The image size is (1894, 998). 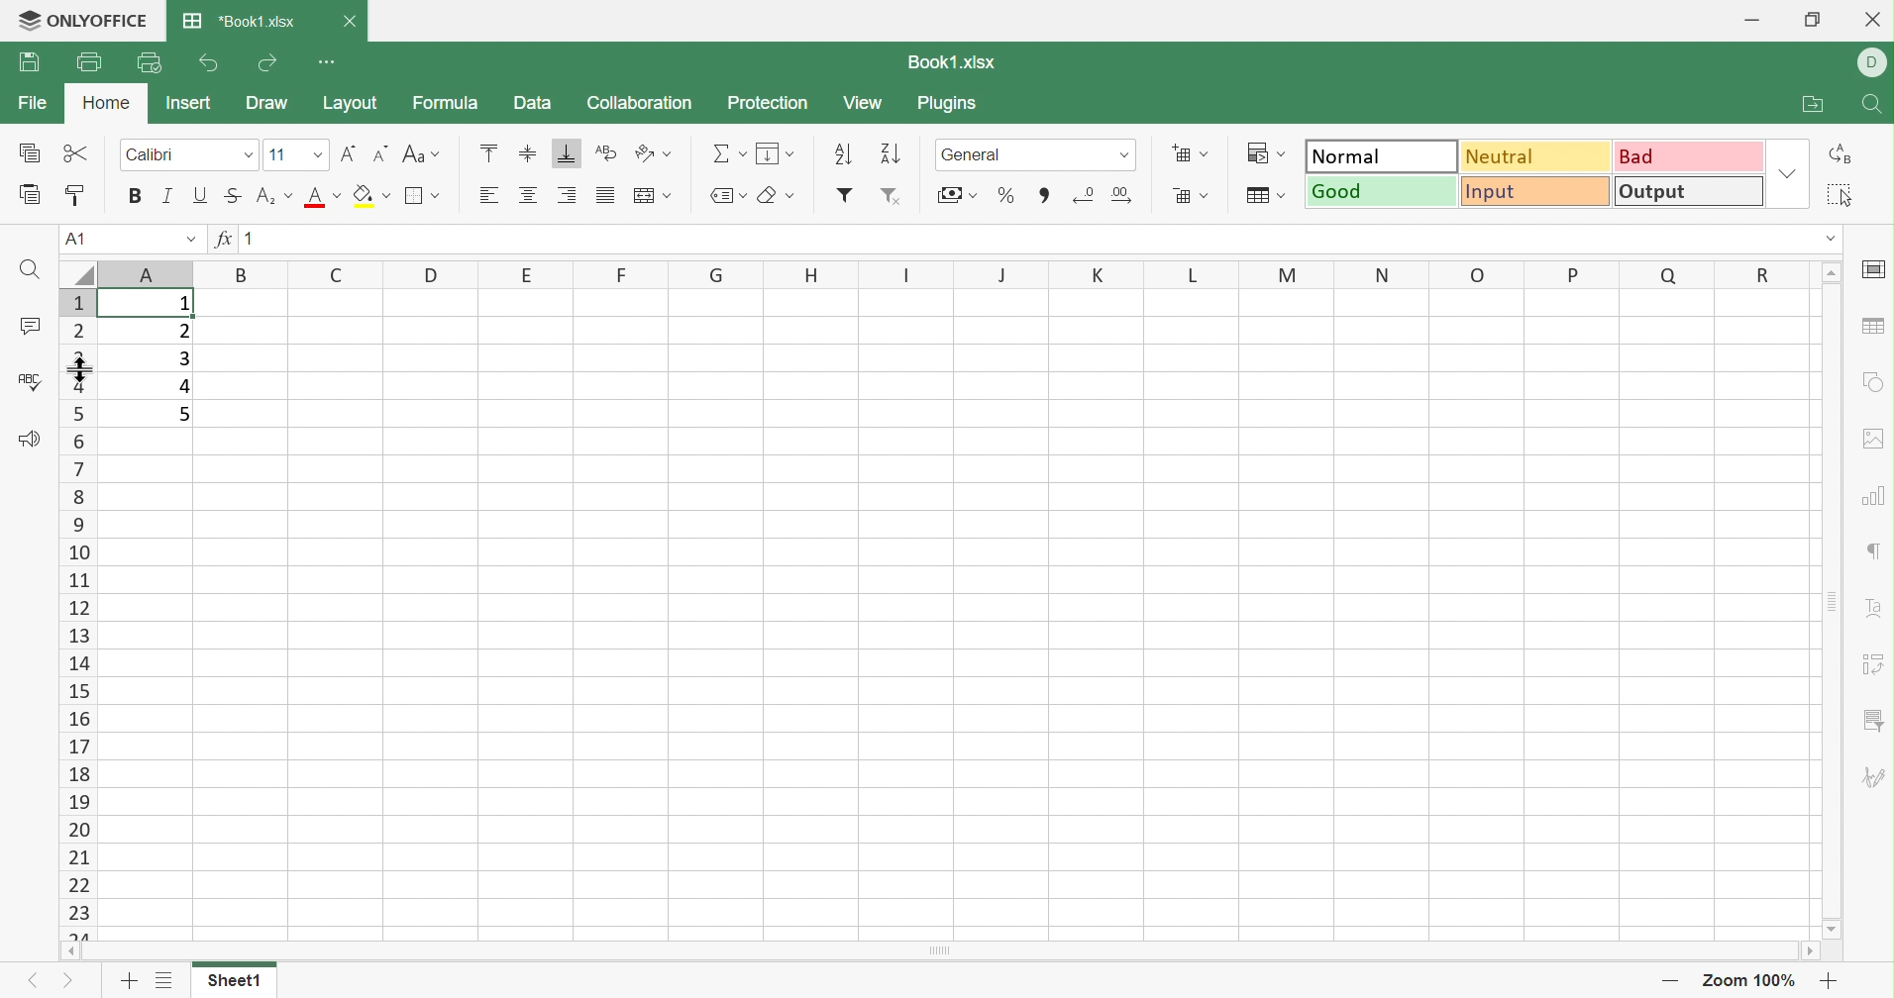 I want to click on Paste, so click(x=31, y=196).